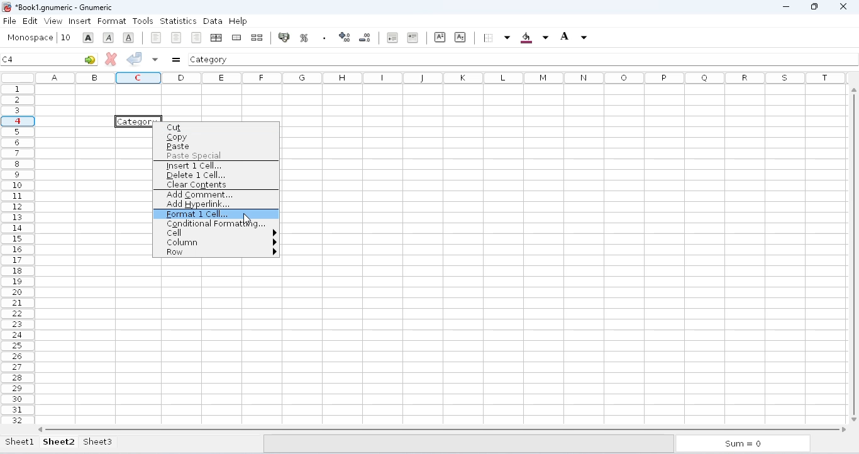 This screenshot has height=454, width=859. Describe the element at coordinates (843, 6) in the screenshot. I see `close` at that location.